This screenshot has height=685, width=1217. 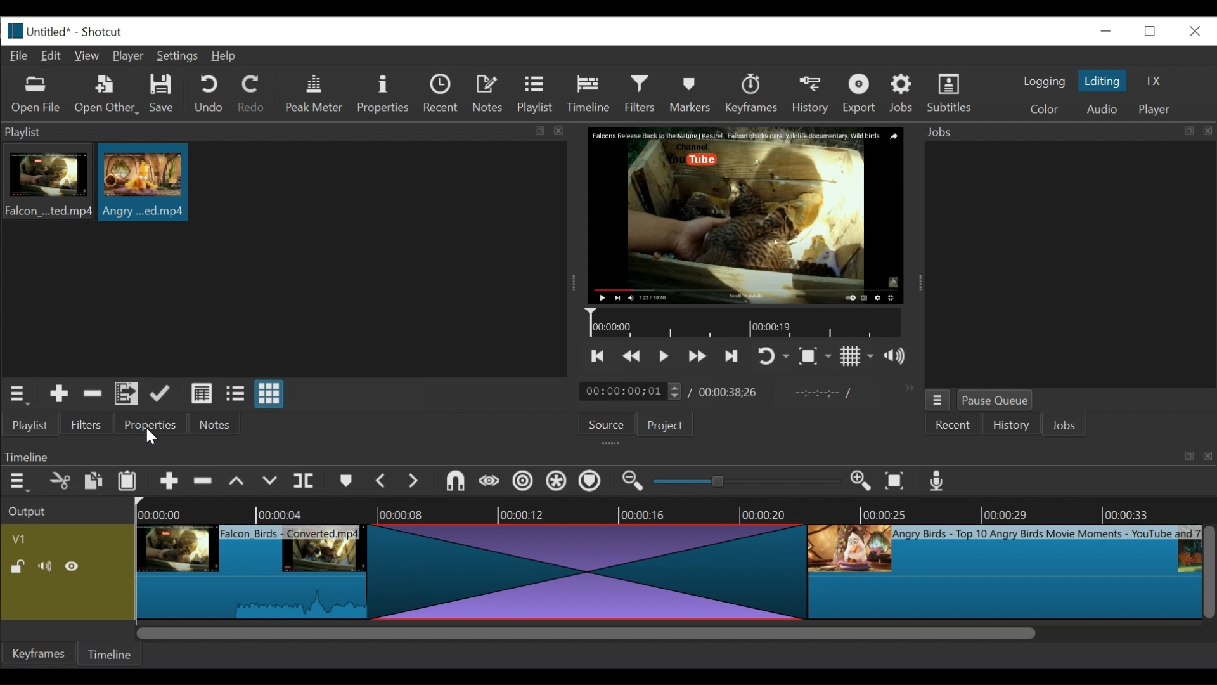 What do you see at coordinates (1104, 81) in the screenshot?
I see `Editing` at bounding box center [1104, 81].